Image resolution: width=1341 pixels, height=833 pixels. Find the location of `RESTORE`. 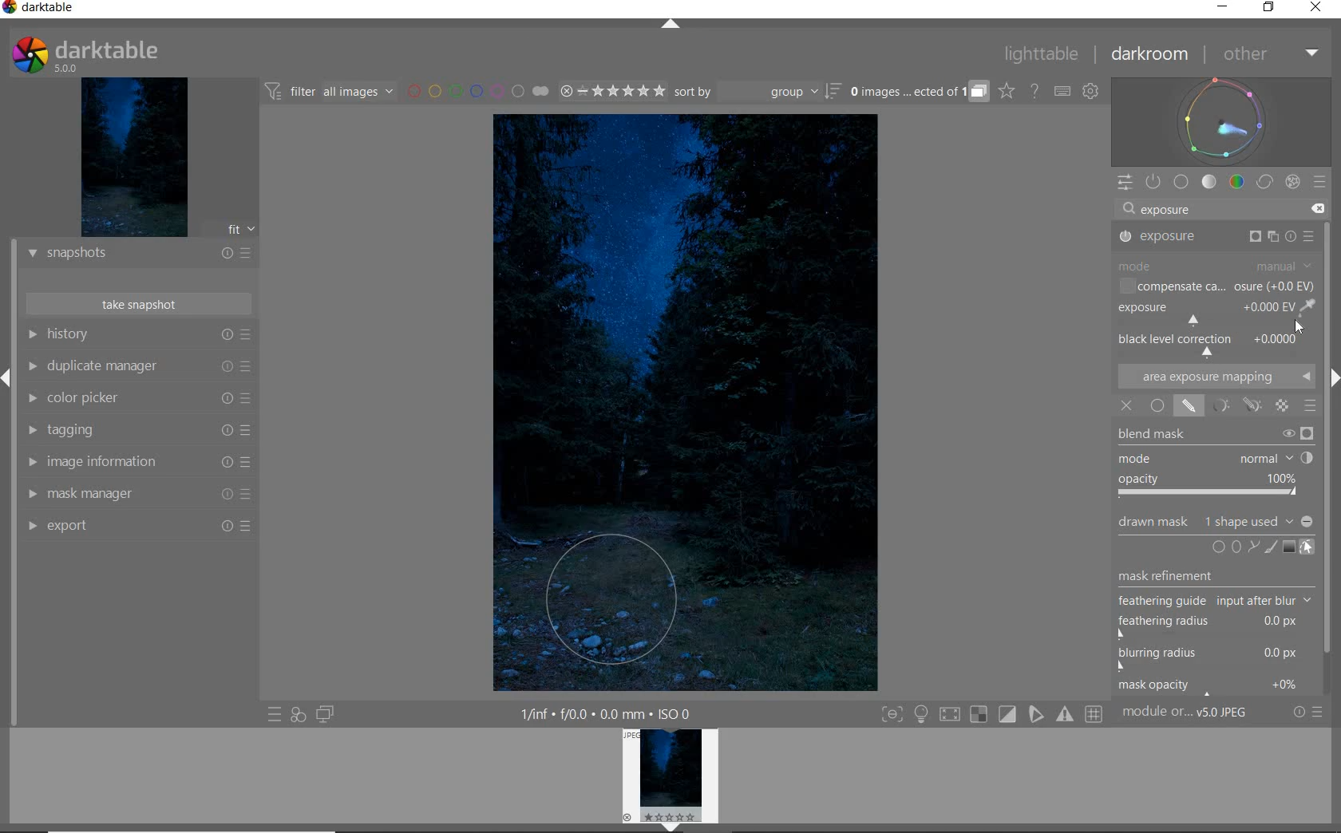

RESTORE is located at coordinates (1269, 8).